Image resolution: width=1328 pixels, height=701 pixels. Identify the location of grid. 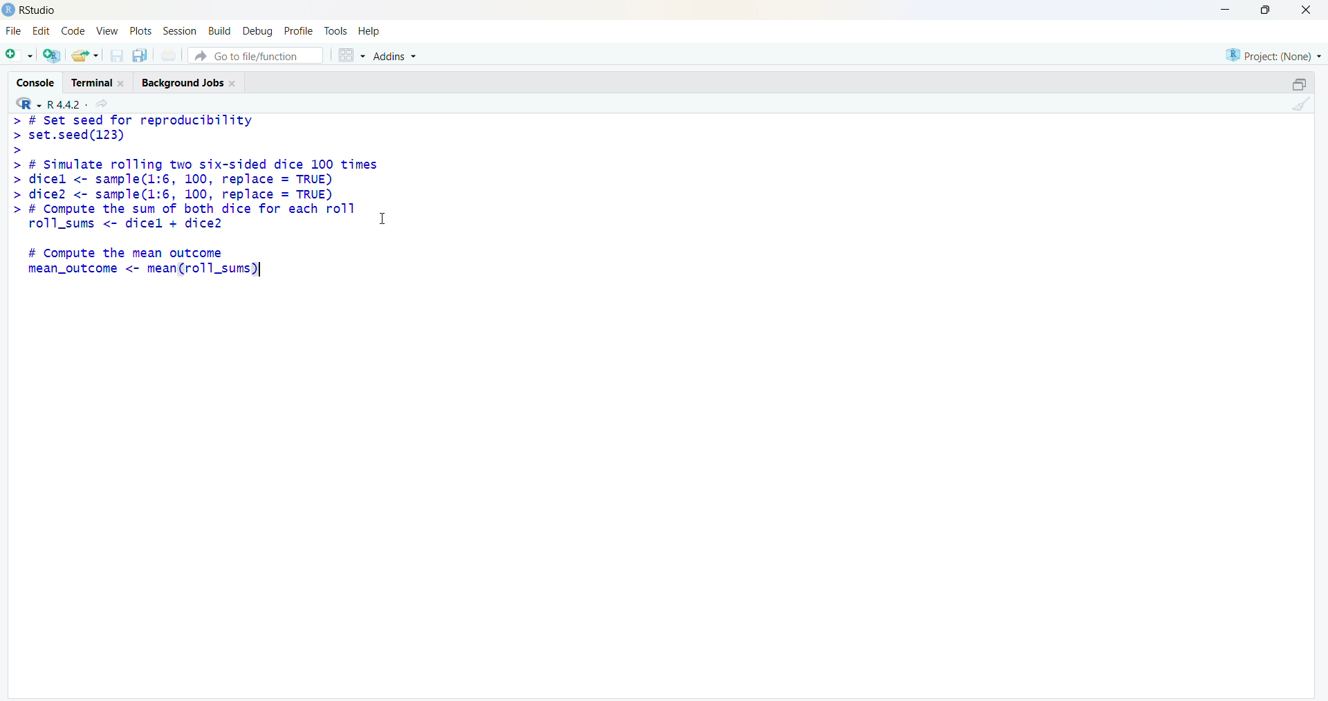
(352, 55).